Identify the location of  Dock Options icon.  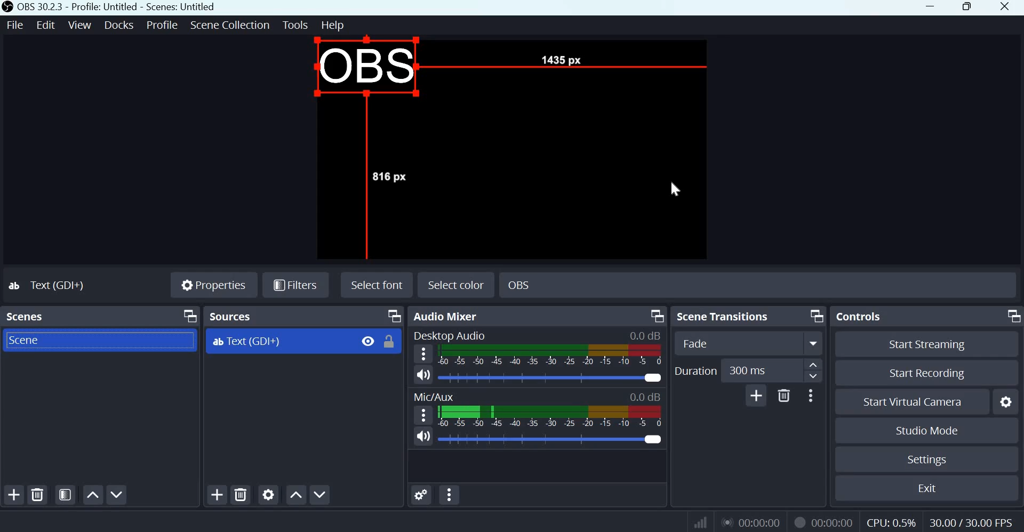
(655, 315).